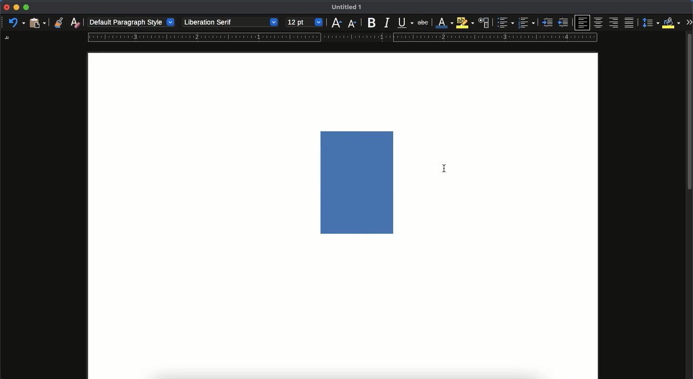 Image resolution: width=693 pixels, height=379 pixels. What do you see at coordinates (16, 7) in the screenshot?
I see `minimize` at bounding box center [16, 7].